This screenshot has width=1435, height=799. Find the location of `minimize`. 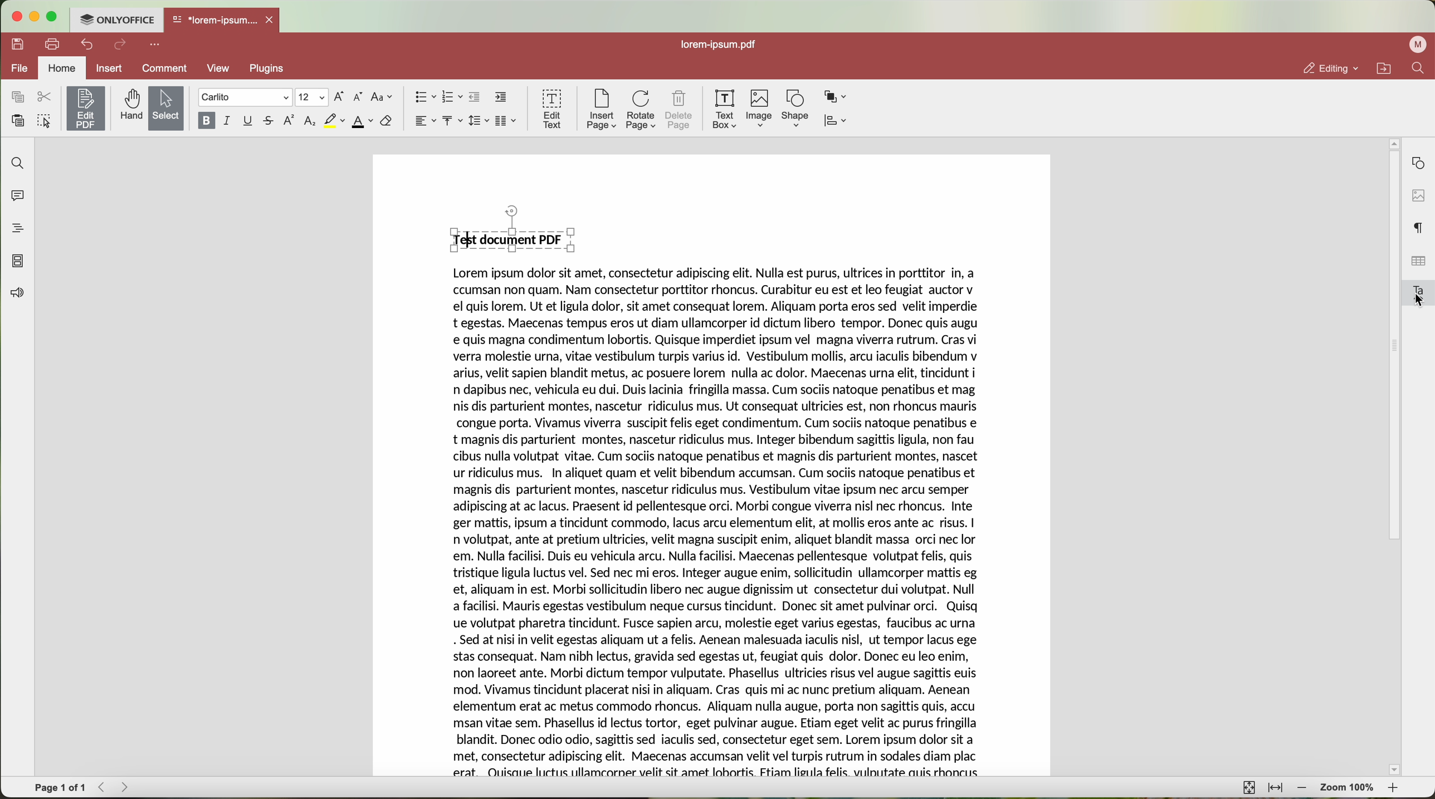

minimize is located at coordinates (37, 17).